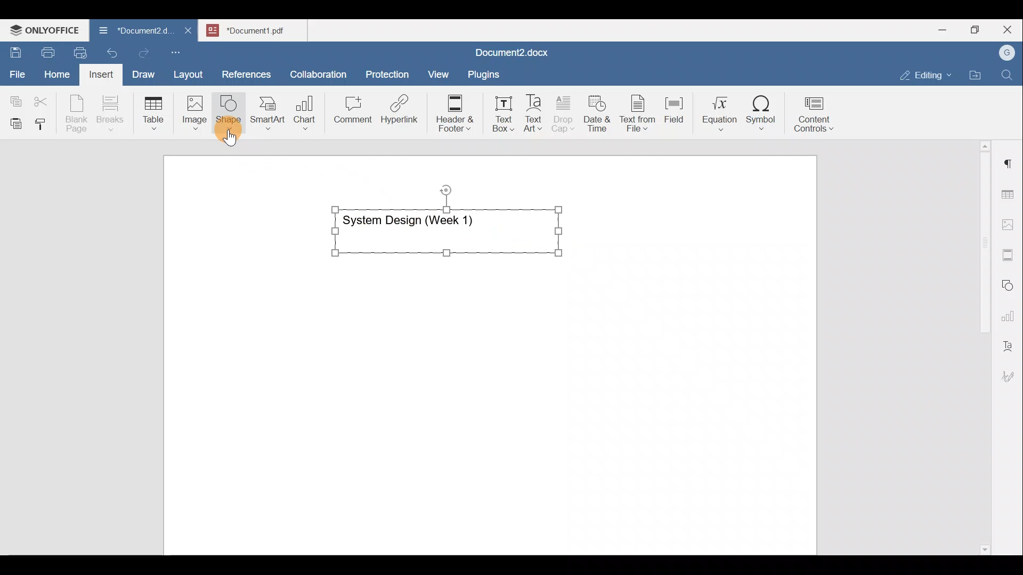 This screenshot has height=575, width=1023. What do you see at coordinates (1004, 53) in the screenshot?
I see `Account name` at bounding box center [1004, 53].